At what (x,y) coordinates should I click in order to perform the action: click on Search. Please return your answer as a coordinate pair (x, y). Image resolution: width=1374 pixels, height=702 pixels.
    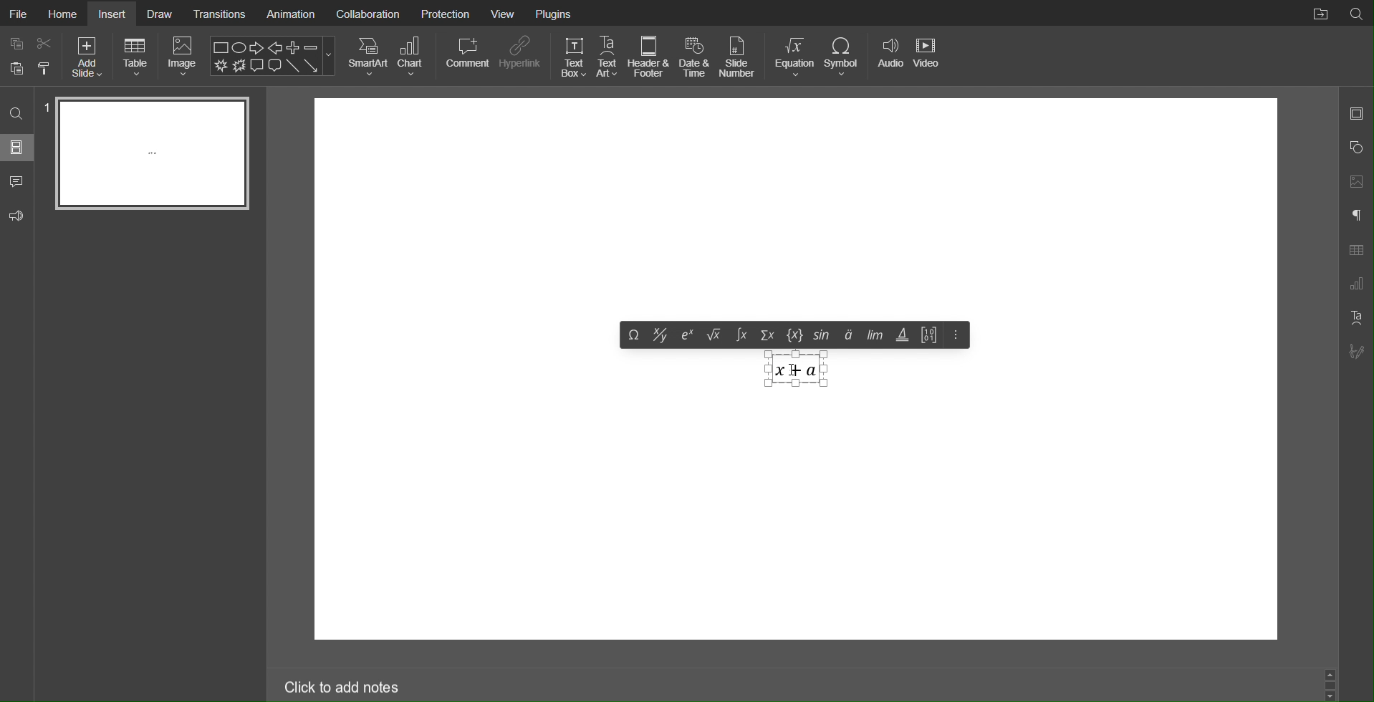
    Looking at the image, I should click on (17, 115).